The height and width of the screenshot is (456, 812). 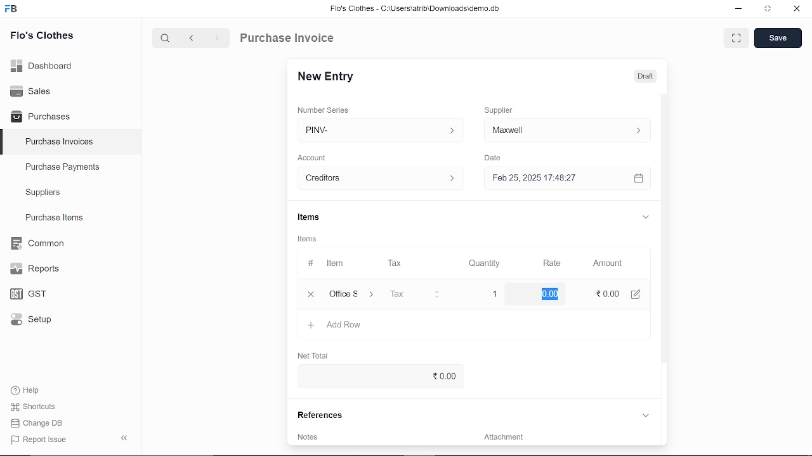 What do you see at coordinates (42, 36) in the screenshot?
I see `Flo's Clothes` at bounding box center [42, 36].